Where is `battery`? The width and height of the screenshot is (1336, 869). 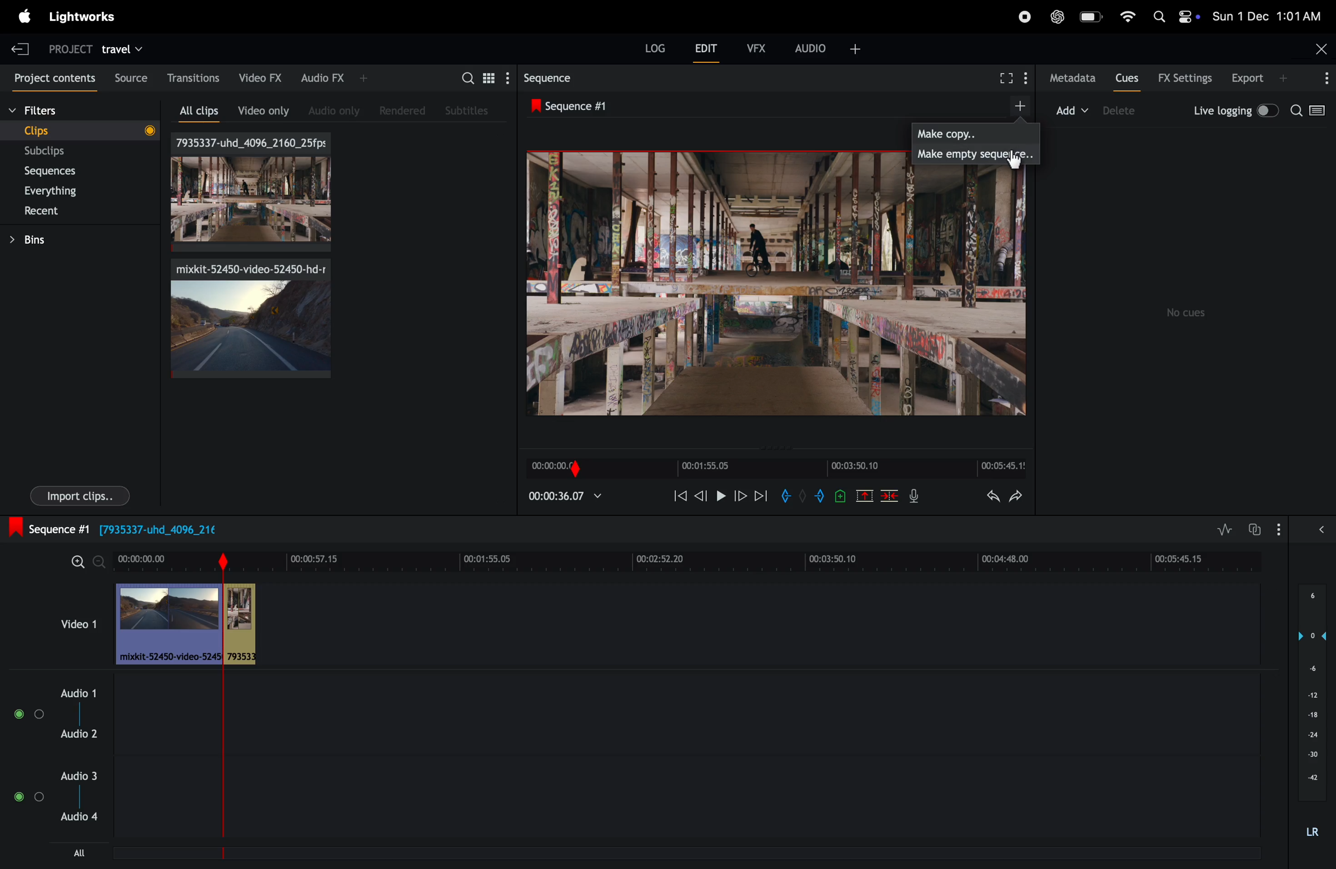 battery is located at coordinates (1091, 16).